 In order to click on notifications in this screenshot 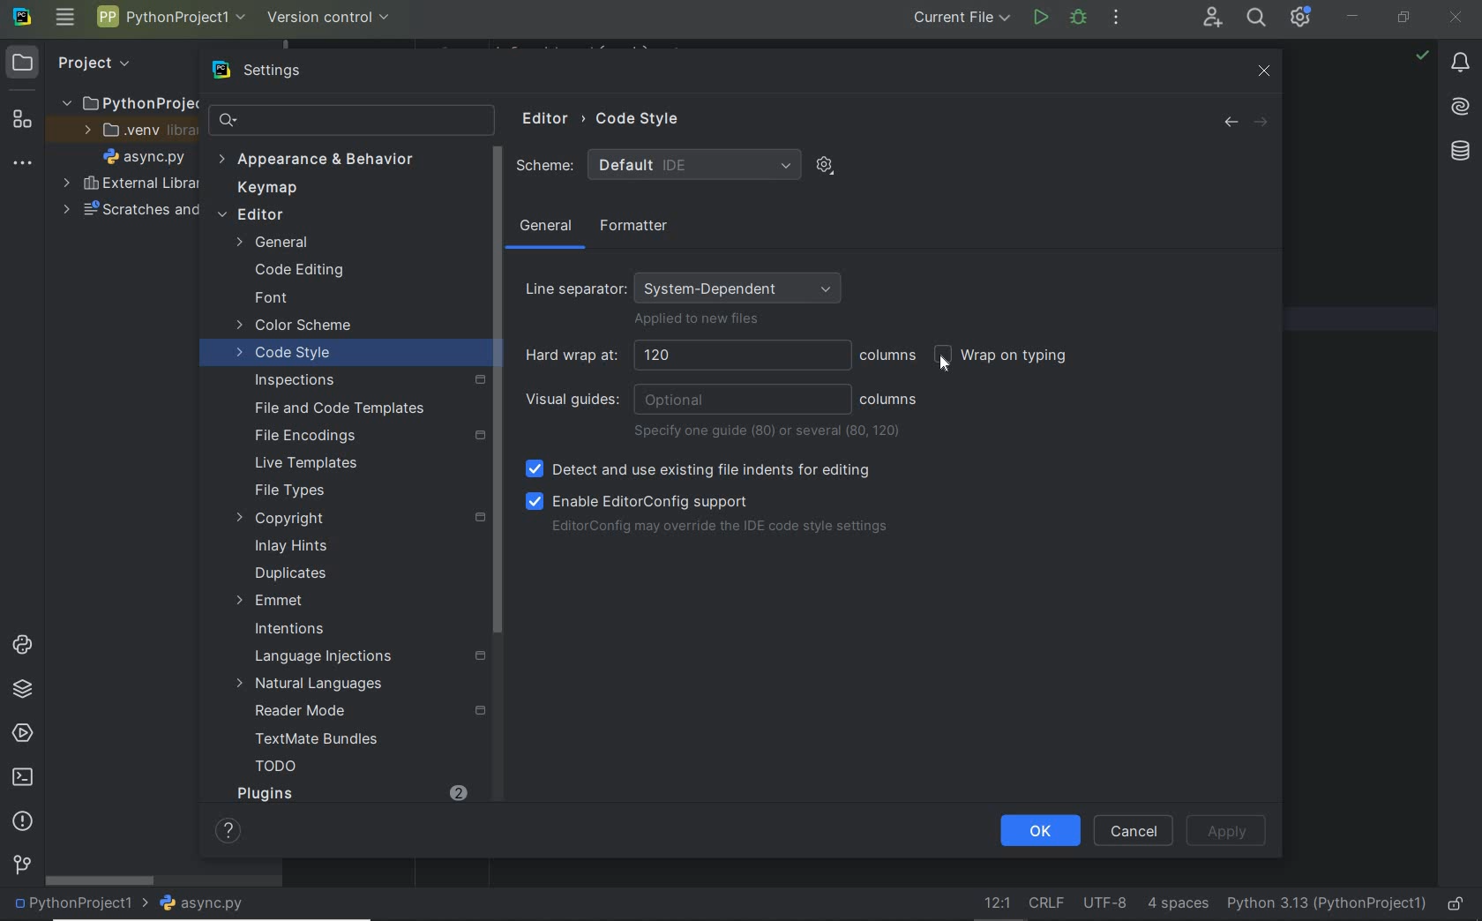, I will do `click(1462, 65)`.